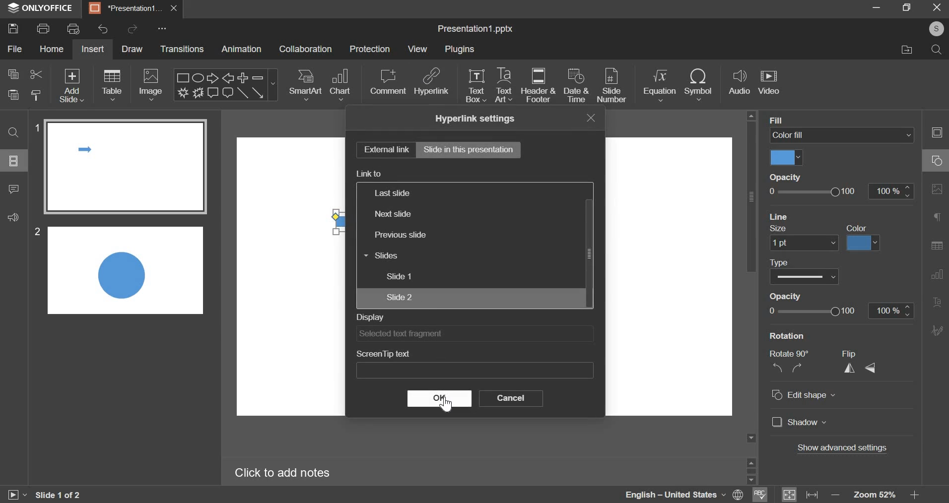 The image size is (949, 503). What do you see at coordinates (751, 462) in the screenshot?
I see ` scroll up ` at bounding box center [751, 462].